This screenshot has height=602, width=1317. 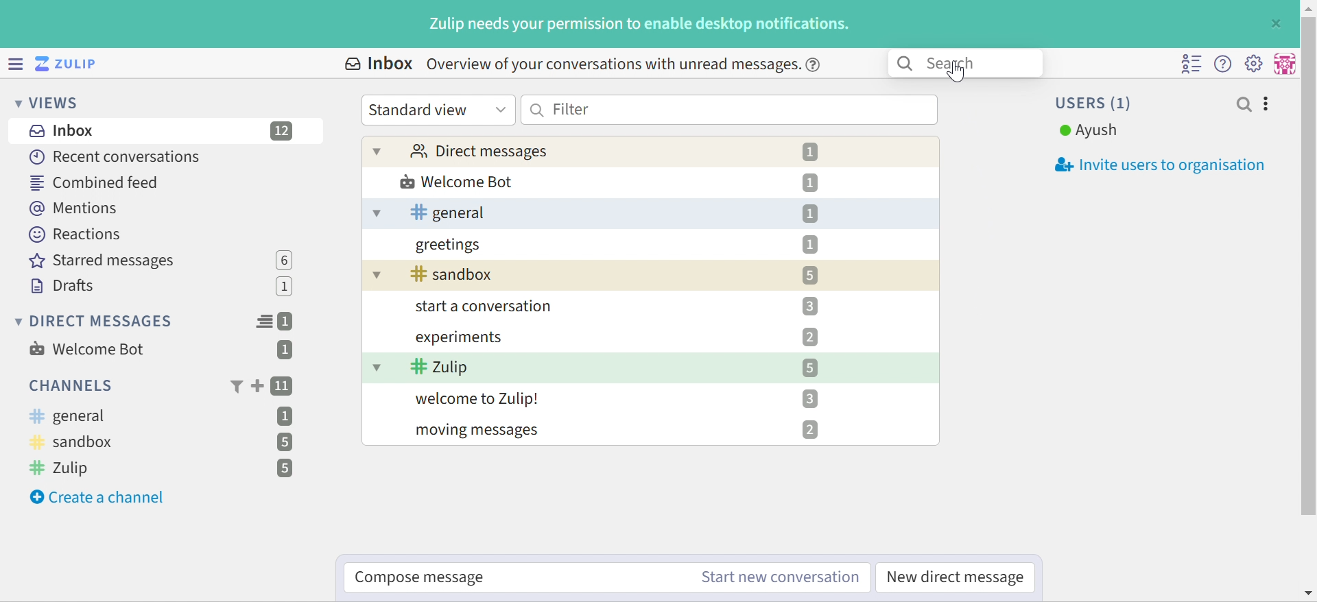 What do you see at coordinates (479, 399) in the screenshot?
I see `welcome to Zulip!` at bounding box center [479, 399].